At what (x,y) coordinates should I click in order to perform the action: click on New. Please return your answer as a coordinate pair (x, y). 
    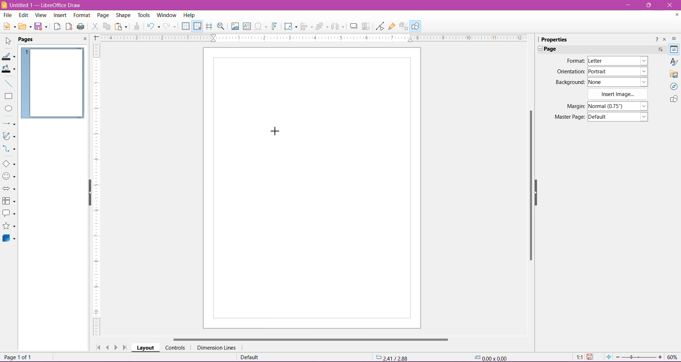
    Looking at the image, I should click on (9, 26).